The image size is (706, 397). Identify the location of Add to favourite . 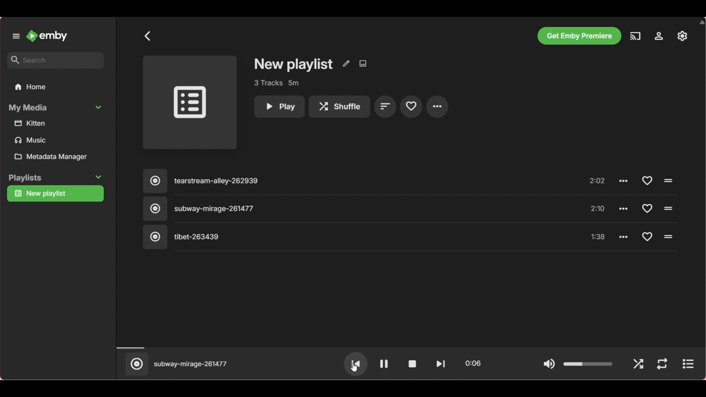
(411, 106).